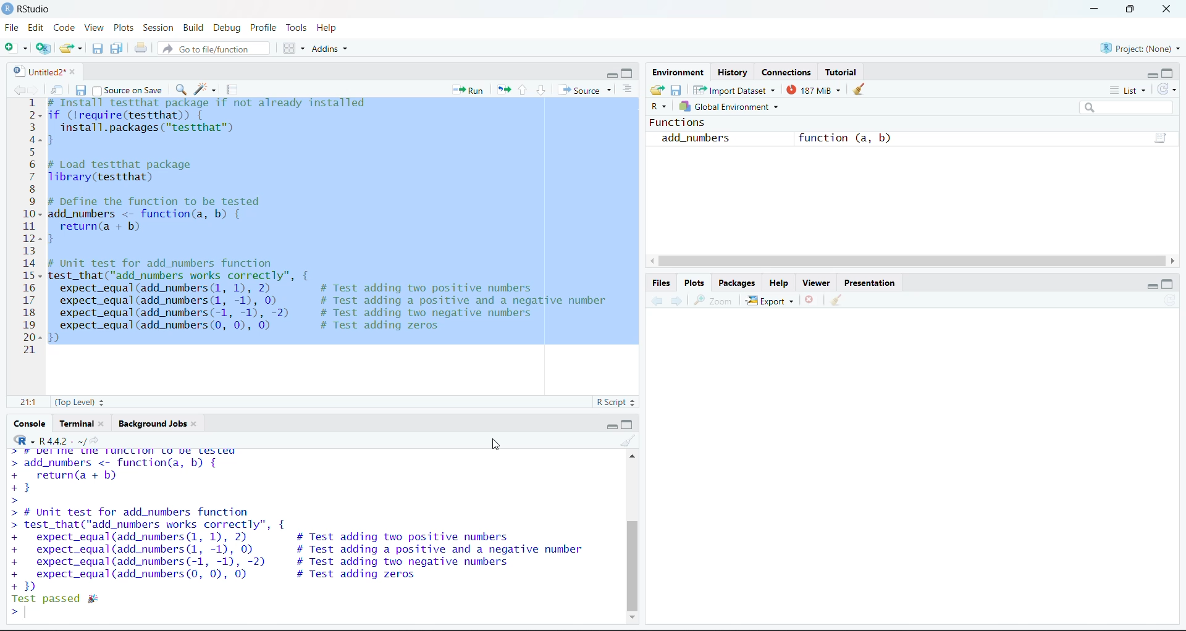 The image size is (1186, 631). Describe the element at coordinates (819, 283) in the screenshot. I see `Viewer` at that location.